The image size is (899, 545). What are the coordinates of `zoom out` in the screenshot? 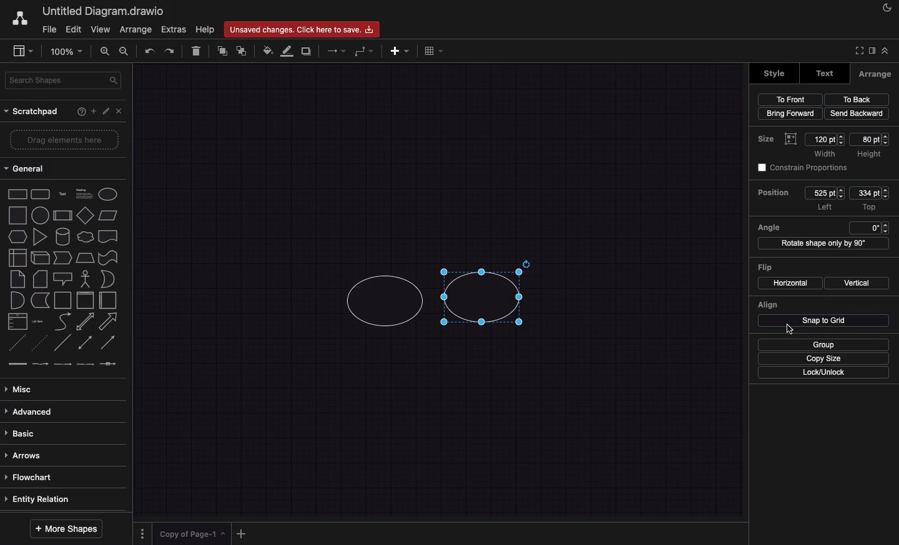 It's located at (125, 51).